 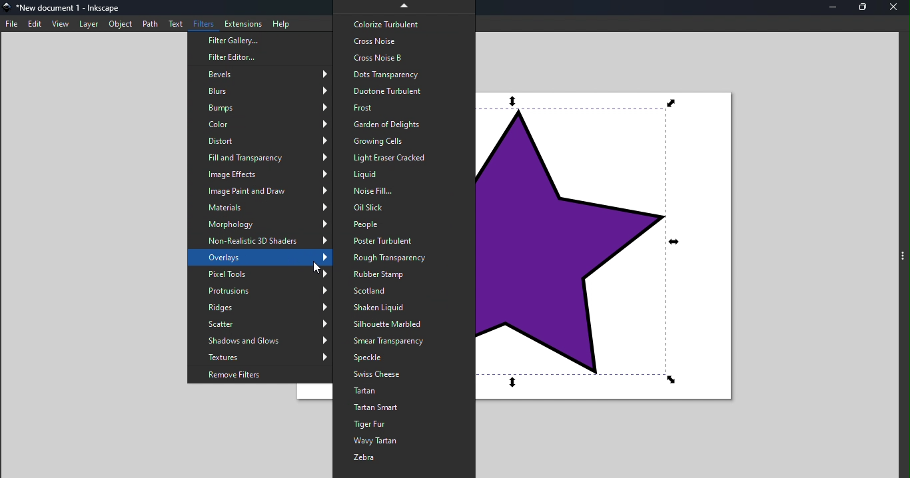 I want to click on file, so click(x=11, y=24).